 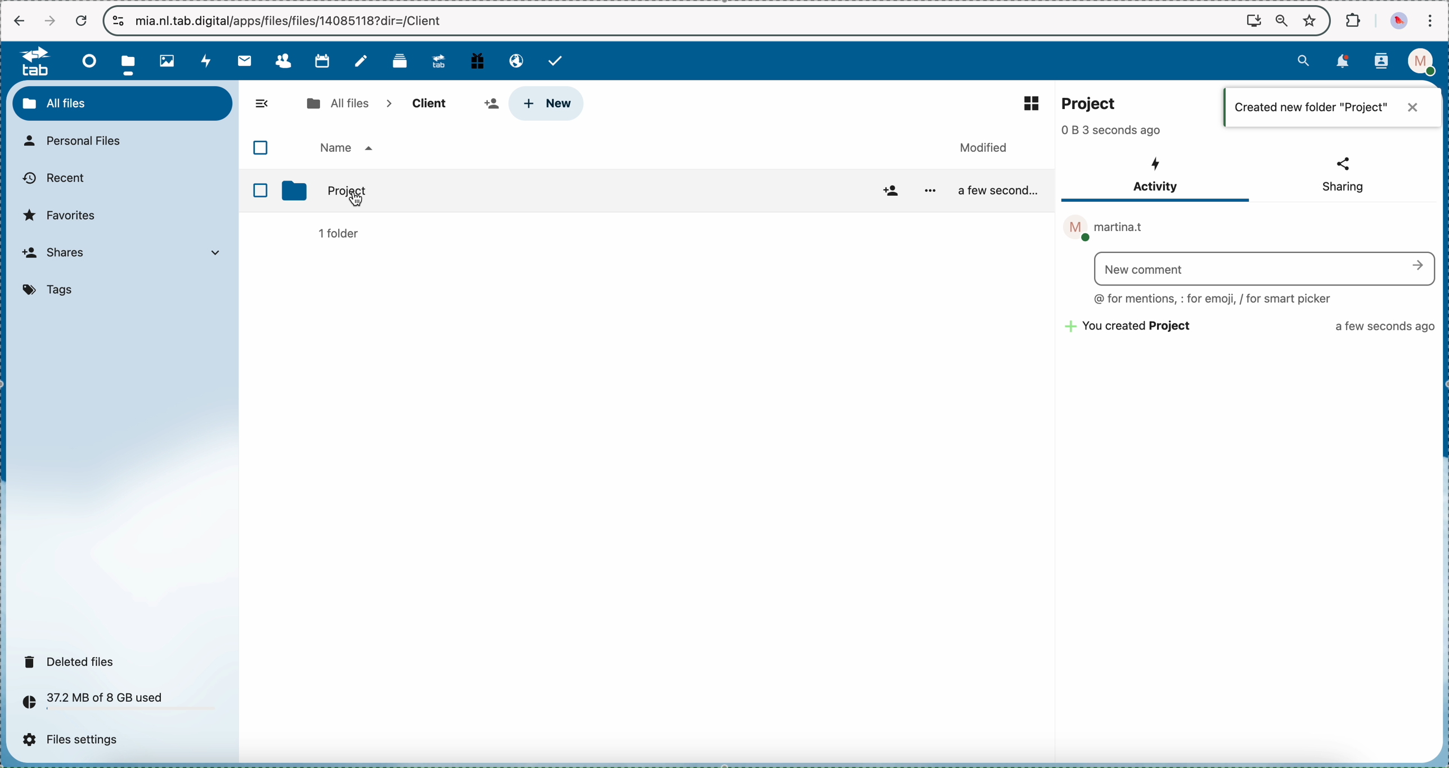 What do you see at coordinates (260, 148) in the screenshot?
I see `Checkbox` at bounding box center [260, 148].